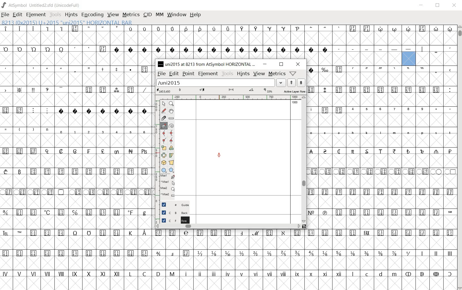 This screenshot has height=290, width=462. I want to click on MM, so click(160, 15).